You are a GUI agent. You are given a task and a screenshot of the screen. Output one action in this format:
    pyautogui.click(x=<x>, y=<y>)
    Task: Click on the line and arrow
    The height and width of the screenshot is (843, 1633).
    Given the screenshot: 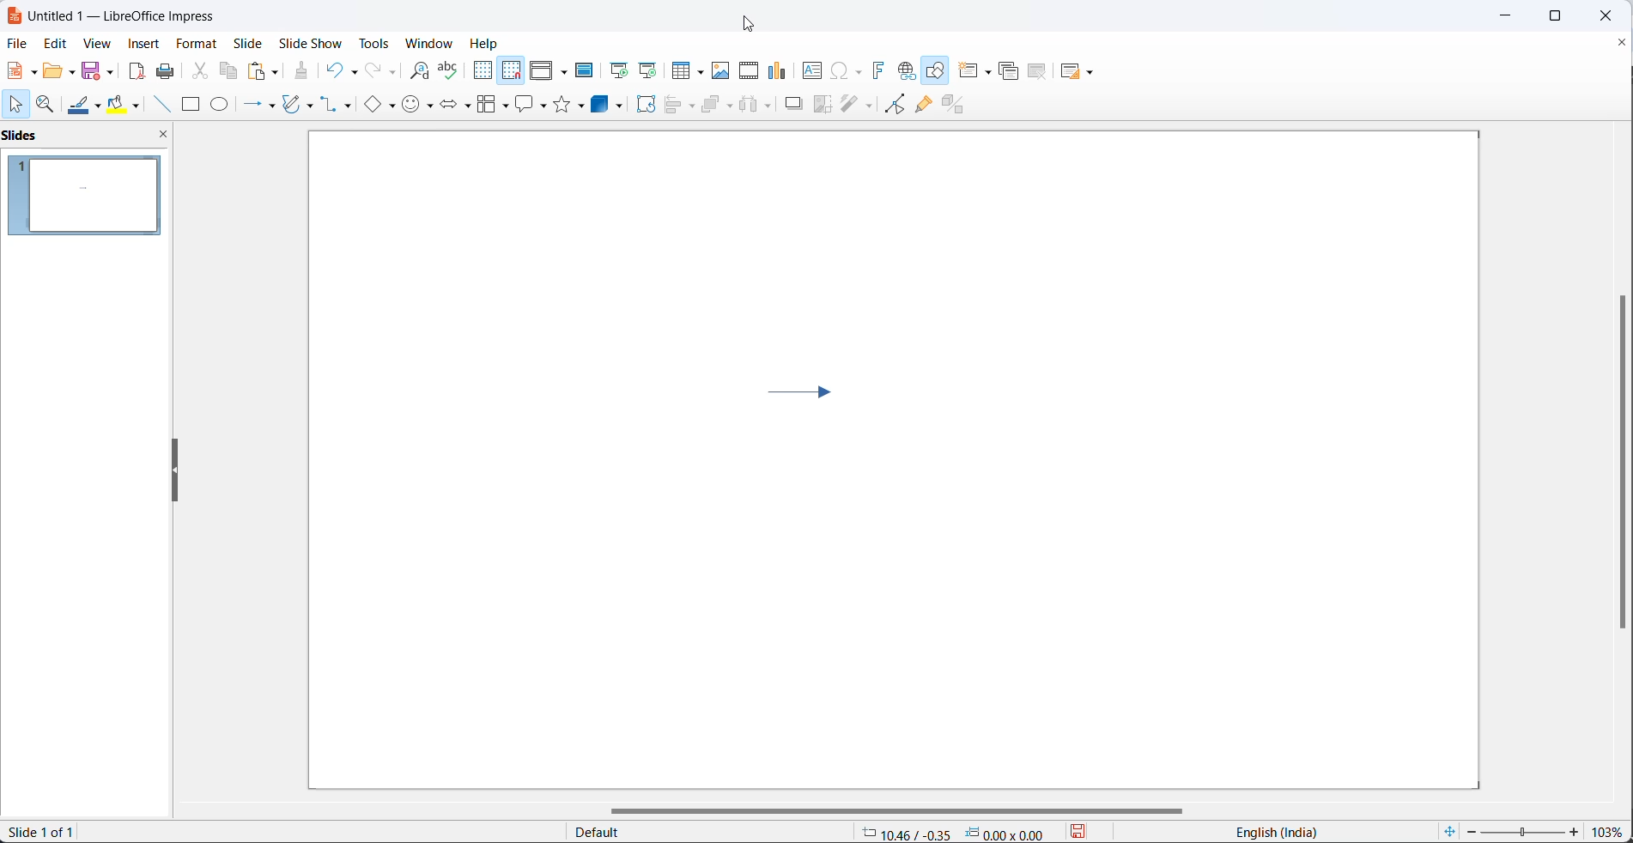 What is the action you would take?
    pyautogui.click(x=250, y=106)
    